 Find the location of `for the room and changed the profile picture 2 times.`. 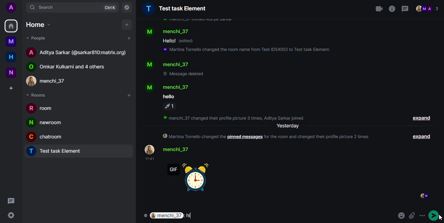

for the room and changed the profile picture 2 times. is located at coordinates (320, 136).